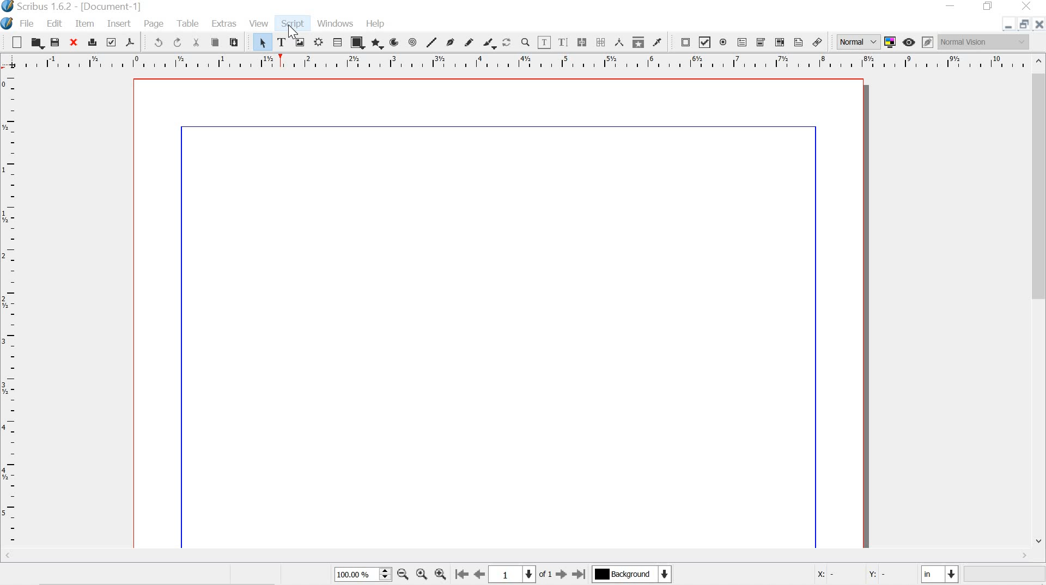 Image resolution: width=1046 pixels, height=585 pixels. What do you see at coordinates (560, 575) in the screenshot?
I see `Next page` at bounding box center [560, 575].